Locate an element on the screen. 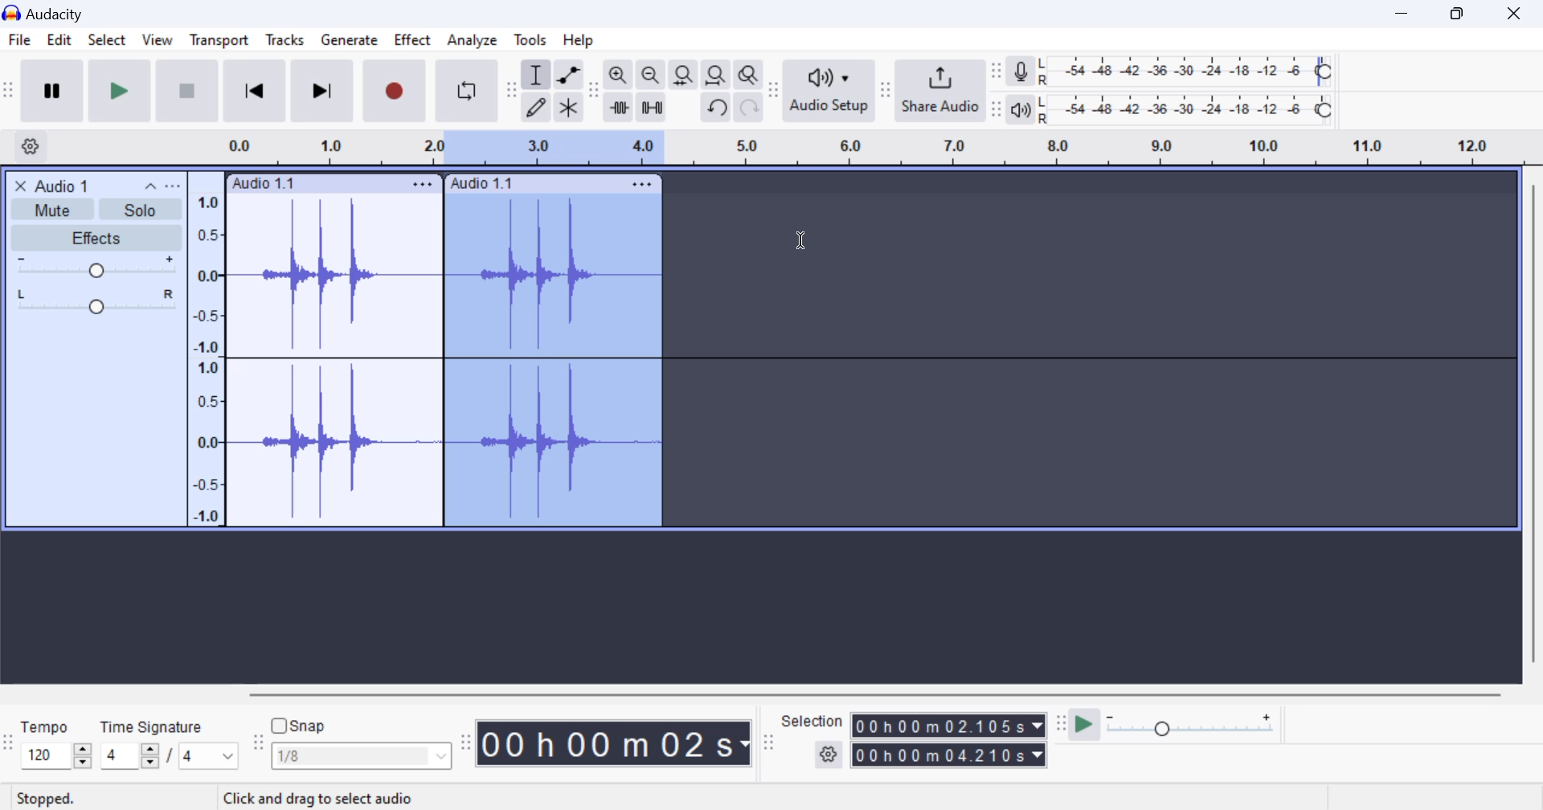  settings is located at coordinates (830, 755).